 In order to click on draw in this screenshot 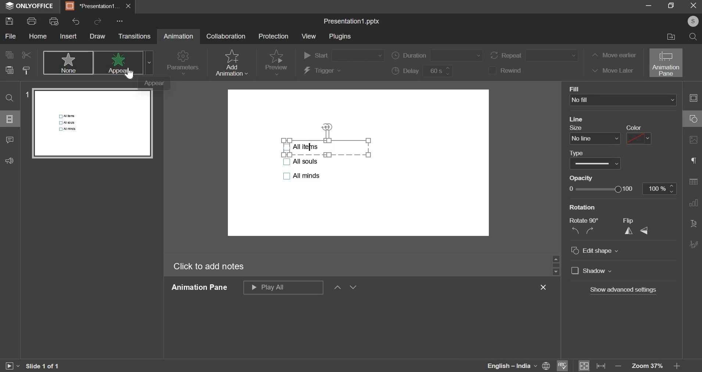, I will do `click(97, 36)`.